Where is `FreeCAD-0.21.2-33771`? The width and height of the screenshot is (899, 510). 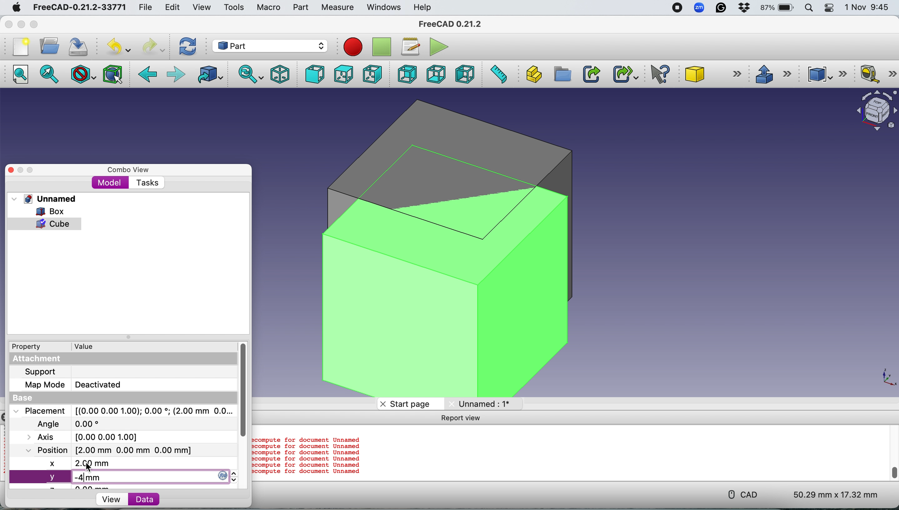 FreeCAD-0.21.2-33771 is located at coordinates (79, 7).